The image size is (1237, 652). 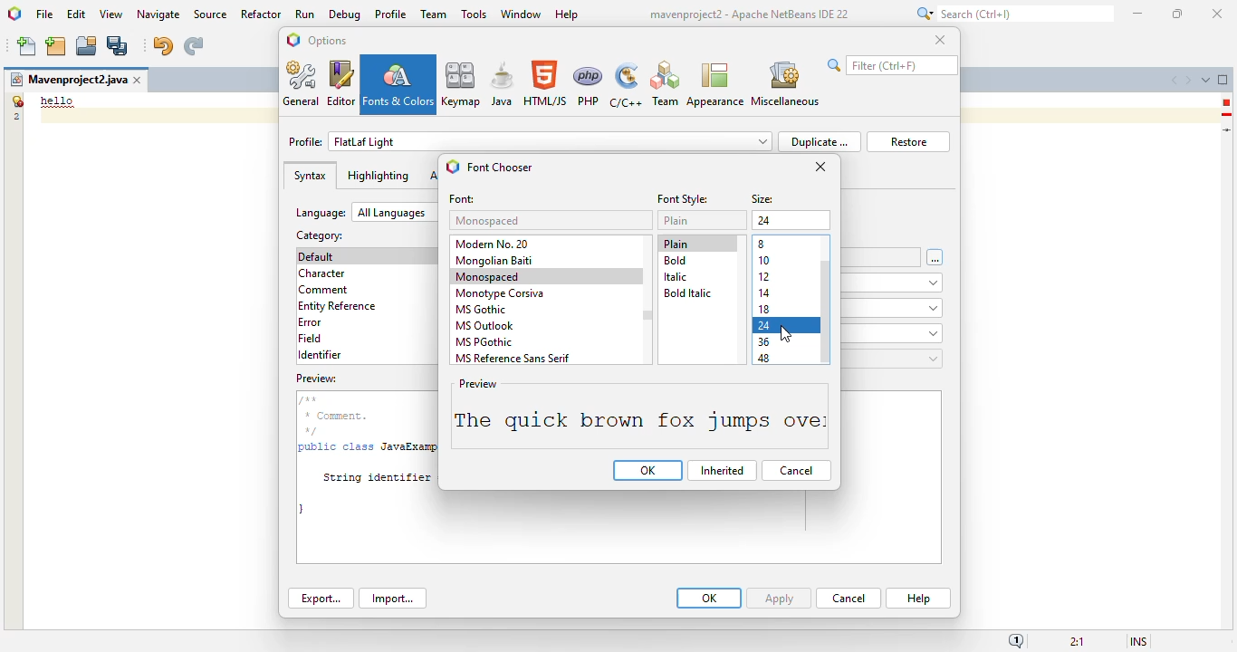 What do you see at coordinates (320, 355) in the screenshot?
I see `identifier` at bounding box center [320, 355].